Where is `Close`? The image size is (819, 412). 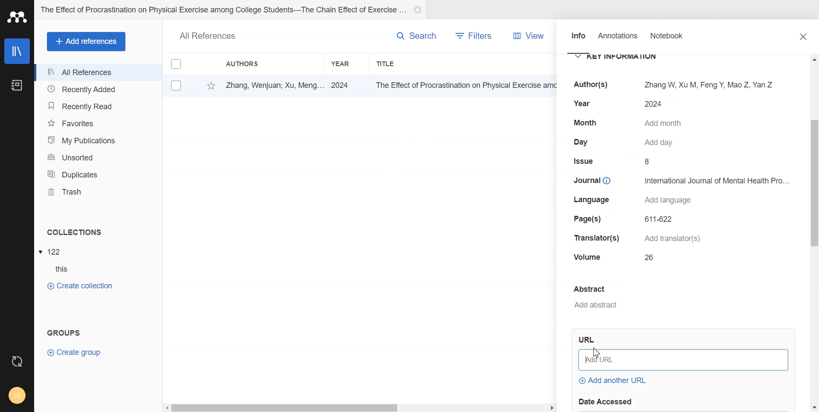
Close is located at coordinates (418, 10).